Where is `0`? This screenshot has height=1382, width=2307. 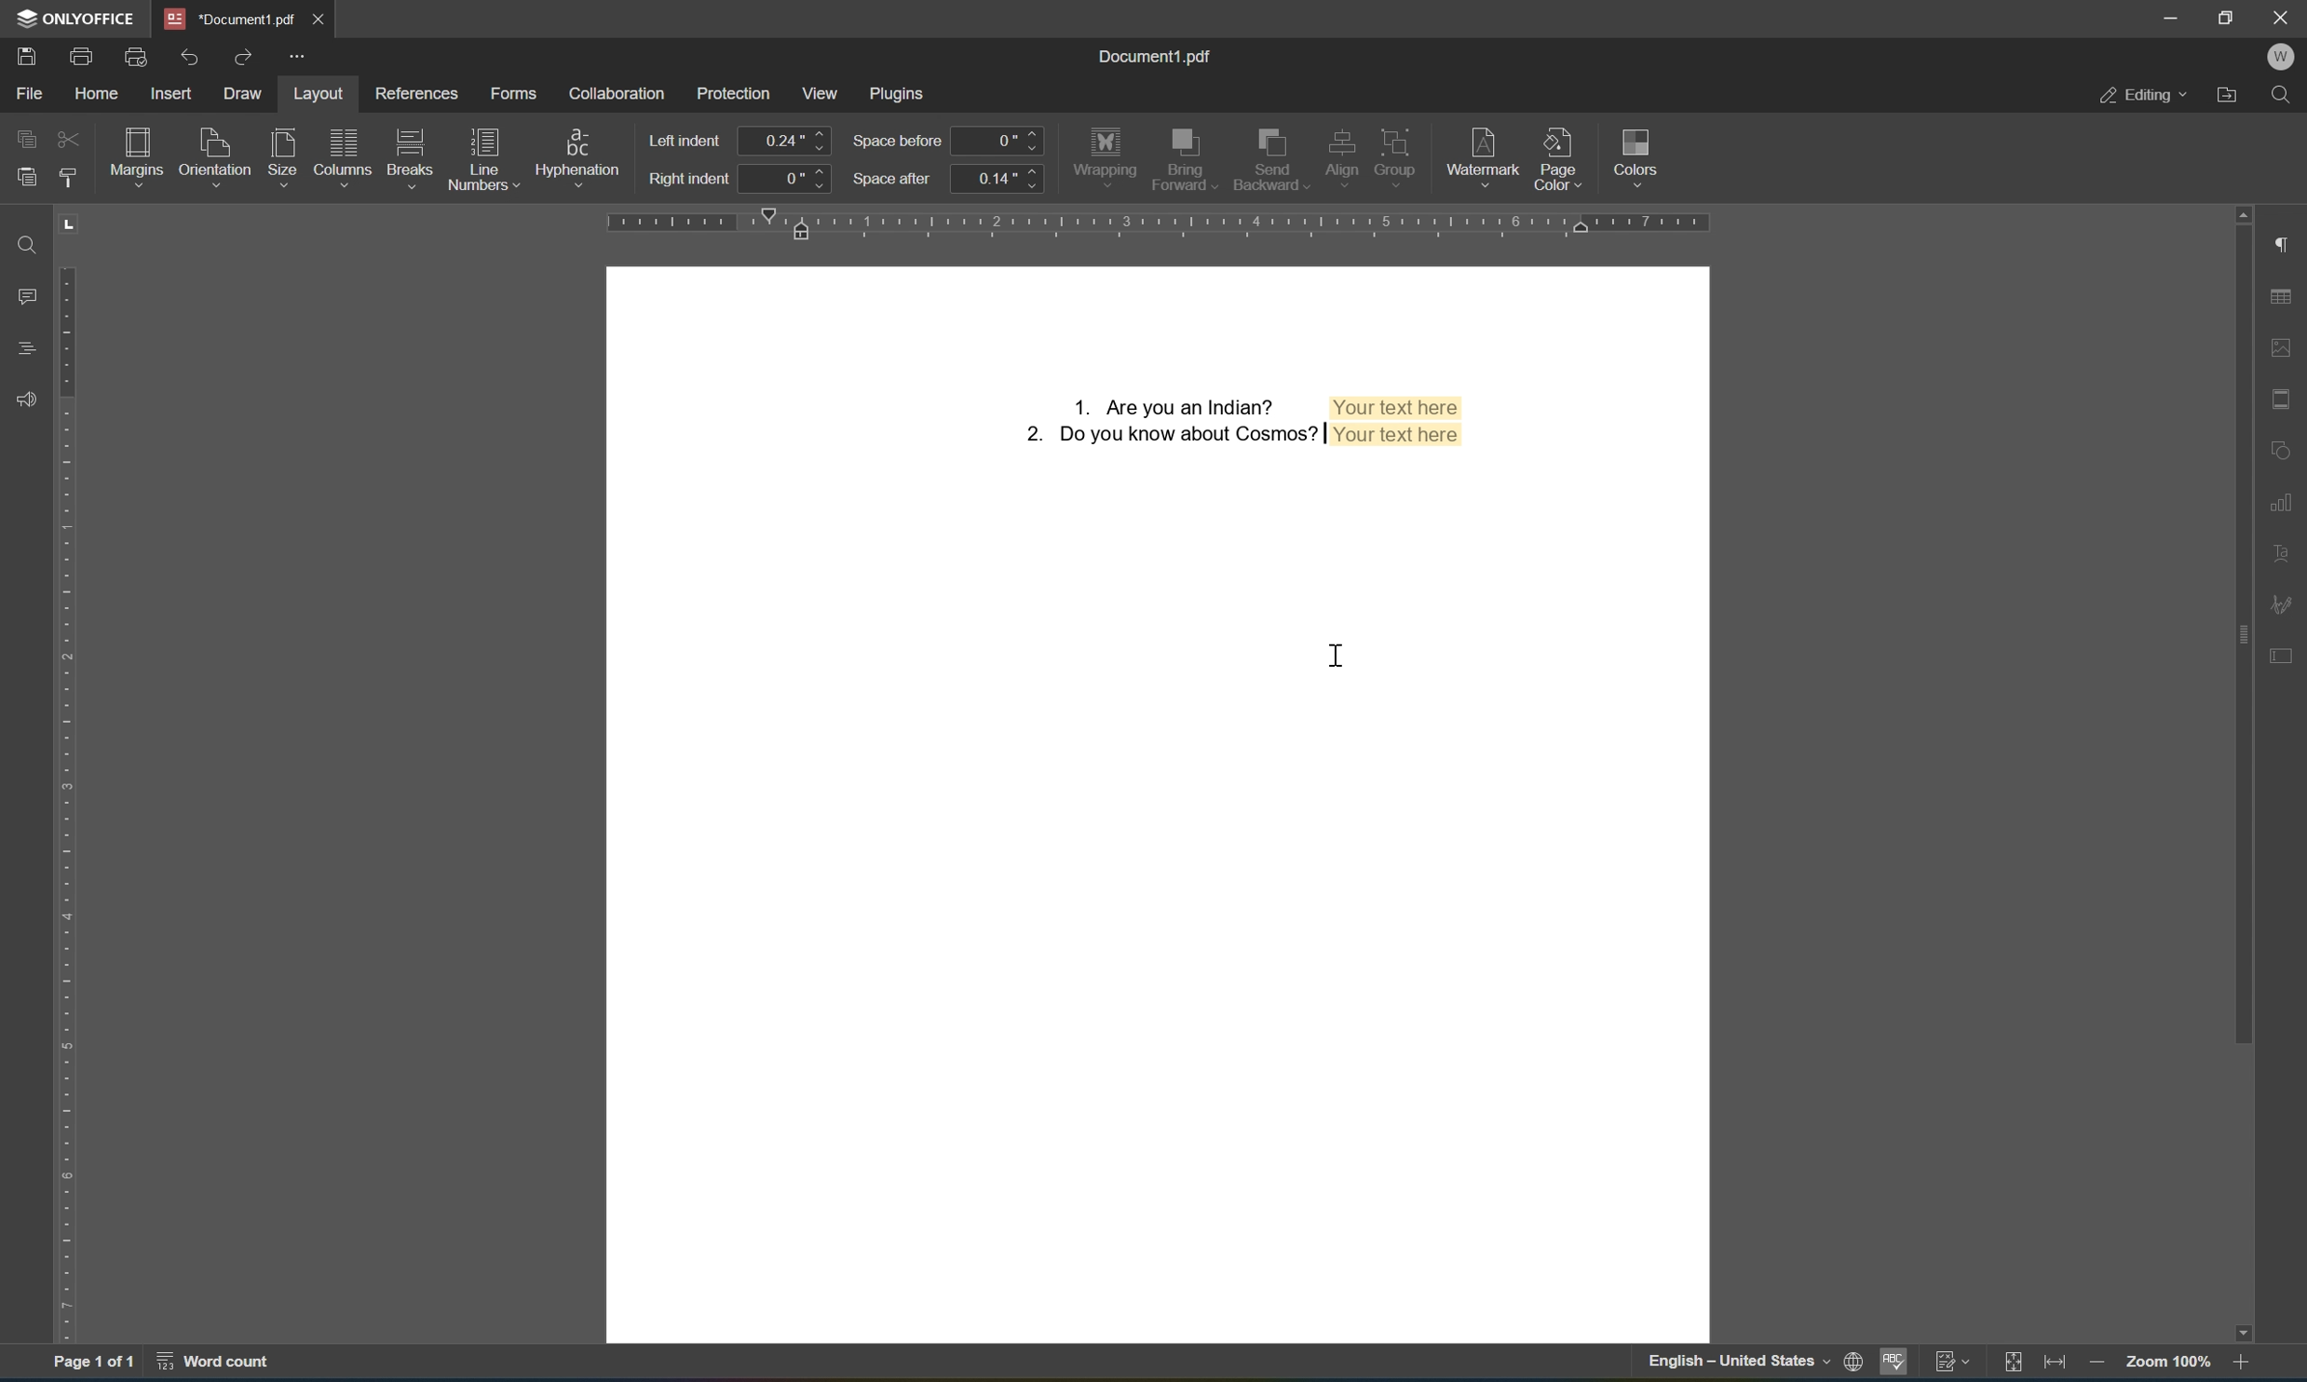 0 is located at coordinates (999, 139).